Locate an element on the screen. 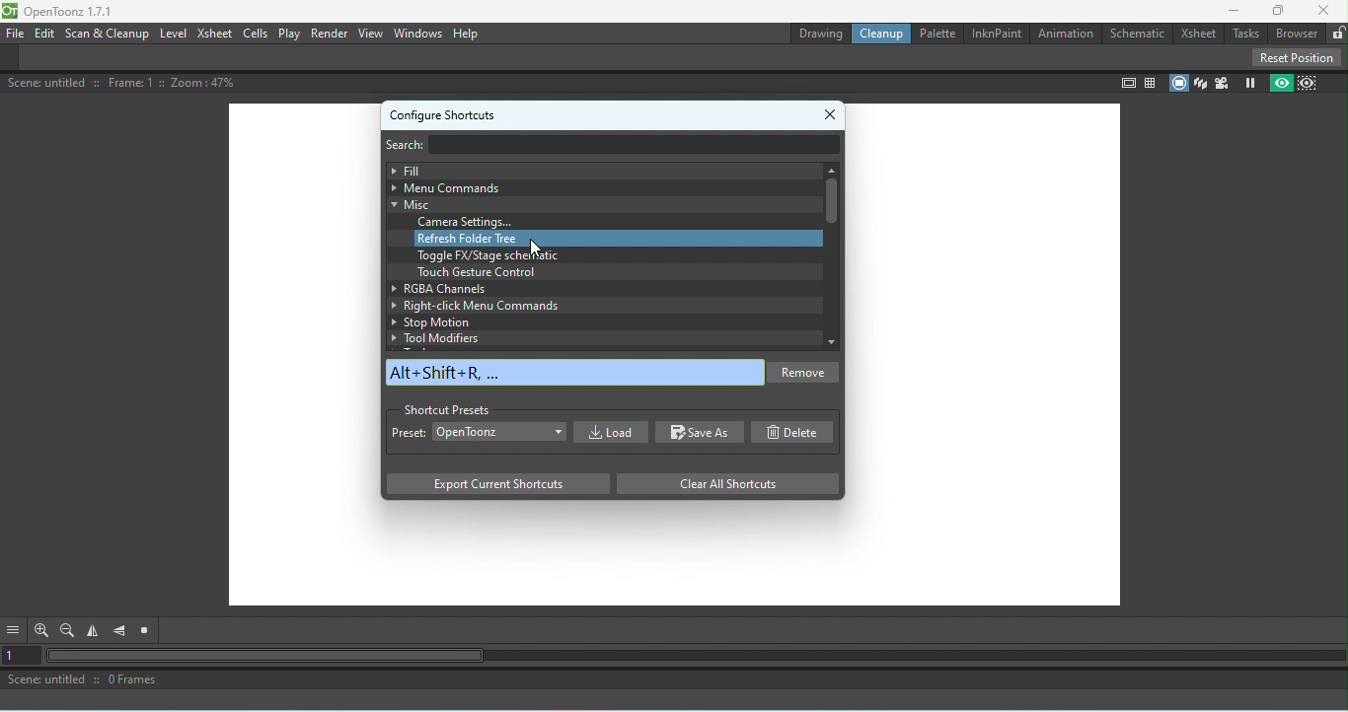 Image resolution: width=1348 pixels, height=712 pixels. Right-click menu commands is located at coordinates (595, 306).